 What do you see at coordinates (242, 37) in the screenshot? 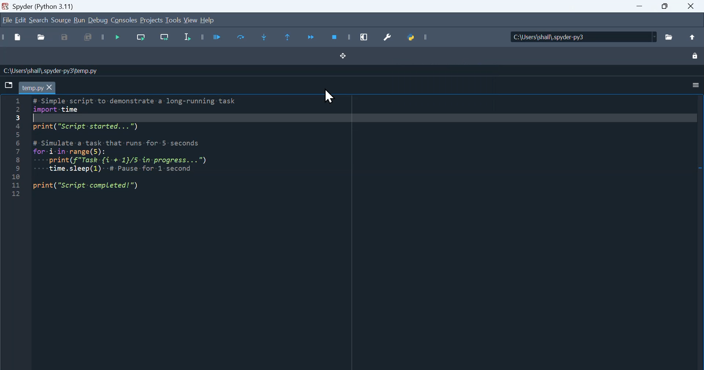
I see `Run current cell` at bounding box center [242, 37].